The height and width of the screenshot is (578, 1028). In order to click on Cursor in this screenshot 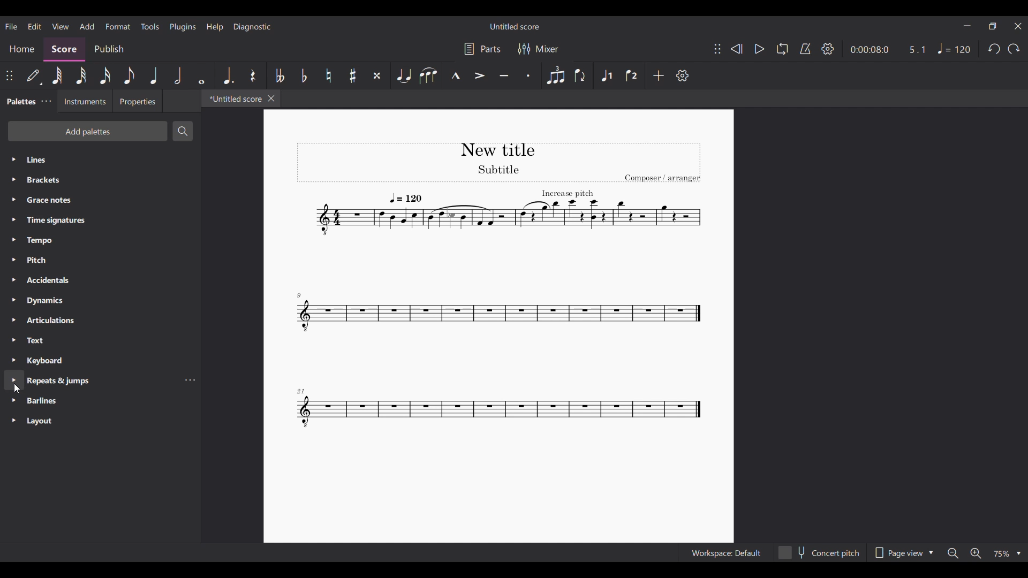, I will do `click(17, 389)`.